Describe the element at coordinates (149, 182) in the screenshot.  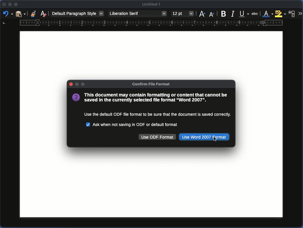
I see `Page` at that location.